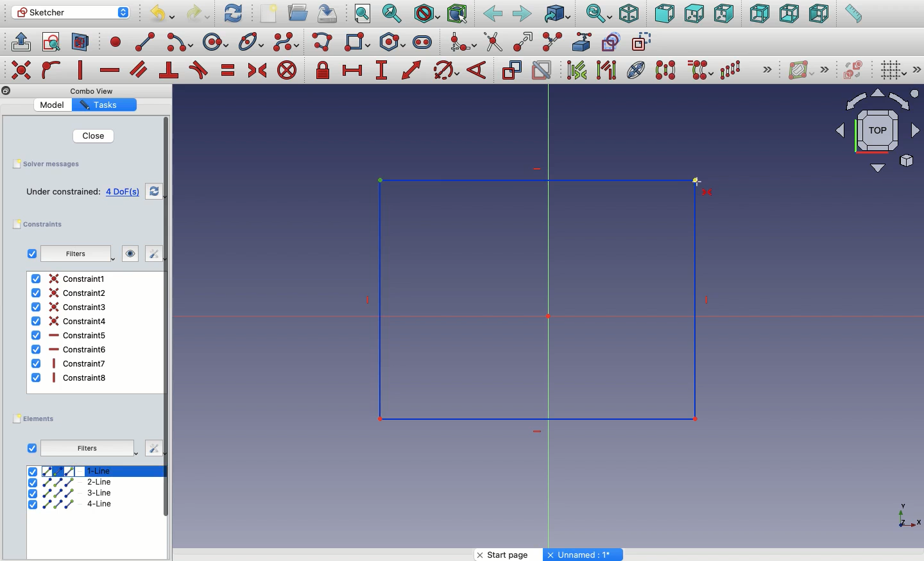 The image size is (924, 561). I want to click on Axis, so click(907, 512).